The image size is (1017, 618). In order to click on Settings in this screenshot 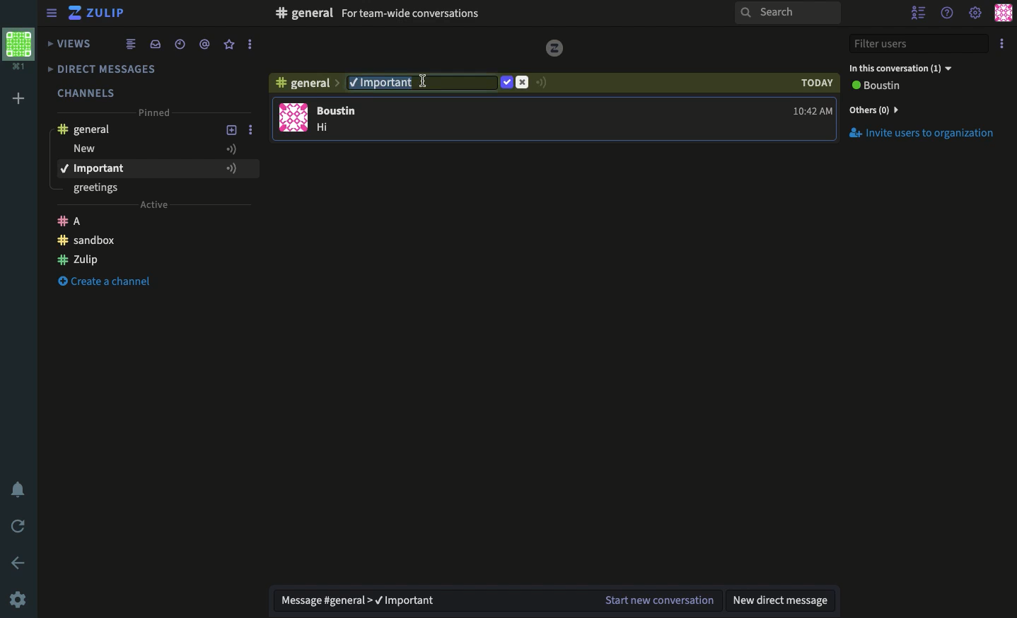, I will do `click(20, 599)`.